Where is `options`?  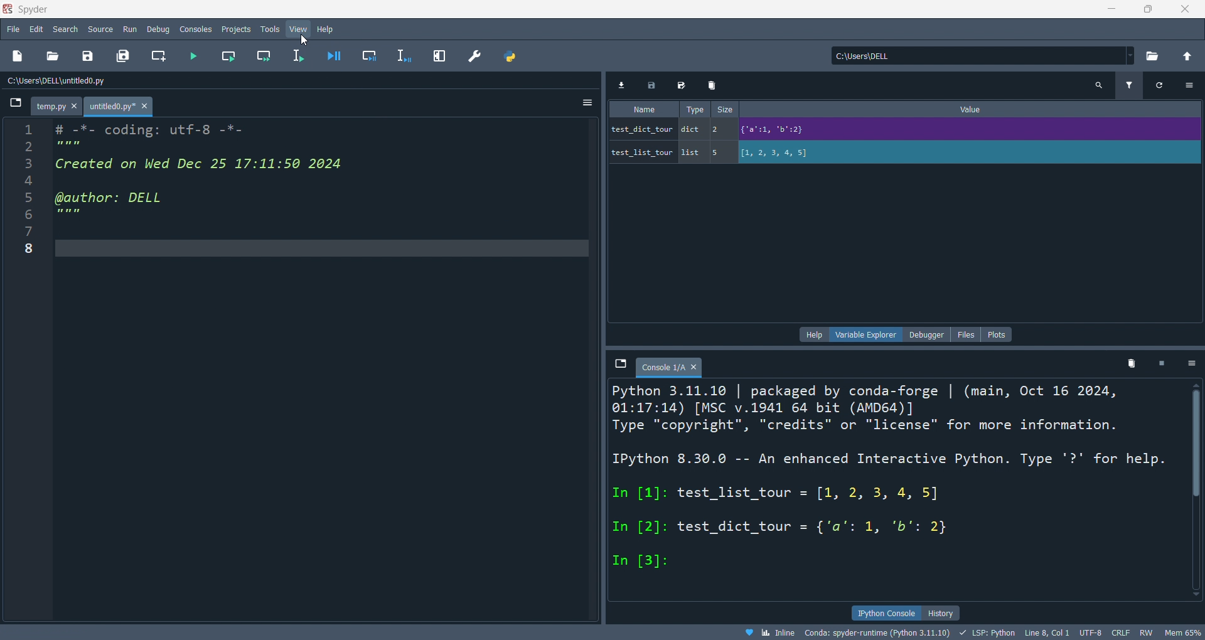
options is located at coordinates (586, 104).